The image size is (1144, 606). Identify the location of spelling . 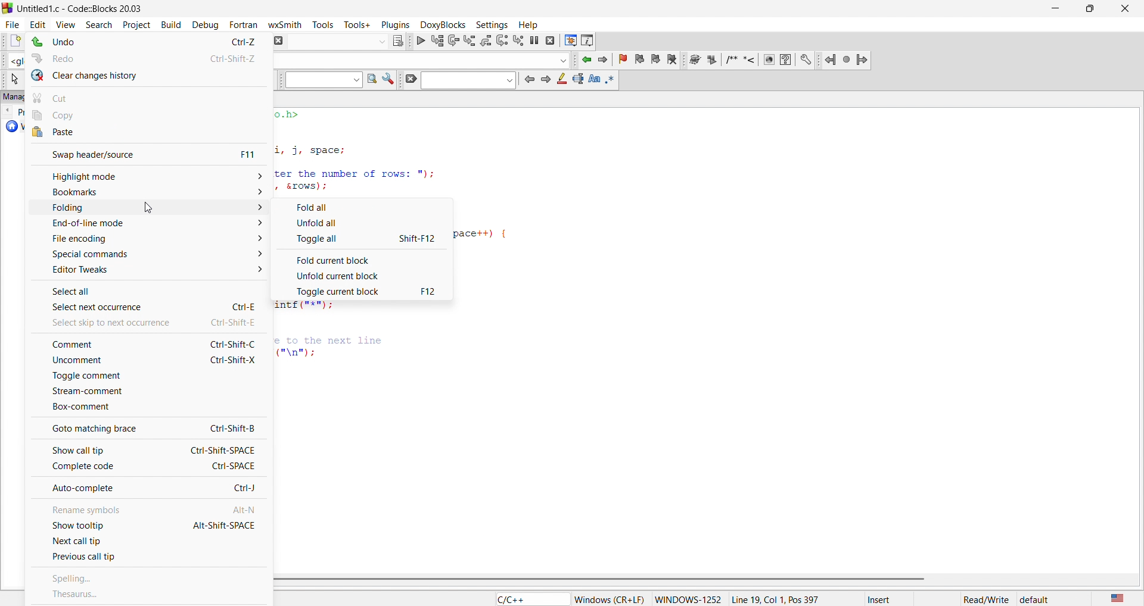
(150, 579).